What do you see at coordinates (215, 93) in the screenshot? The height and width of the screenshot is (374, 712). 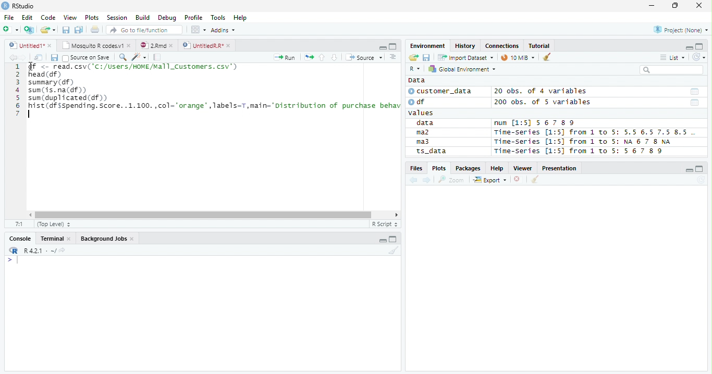 I see `SN <- read. csv( 'C1/USers/NINEMEl1_Custonrs. csv’)

head (df)

summary (df)

sum (is. na(df))

sum (duplicated (df)

hist (df sspending. Score. .1.100.,col="orange",Tabels=T,main="Distribution of purchase behav
|` at bounding box center [215, 93].